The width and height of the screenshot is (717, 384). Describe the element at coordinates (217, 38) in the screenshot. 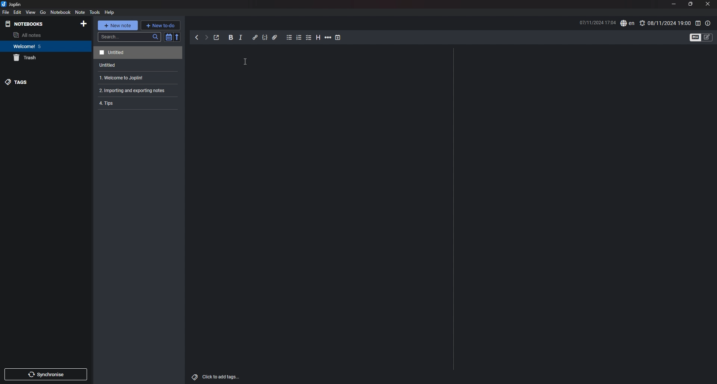

I see `toggle external editor` at that location.